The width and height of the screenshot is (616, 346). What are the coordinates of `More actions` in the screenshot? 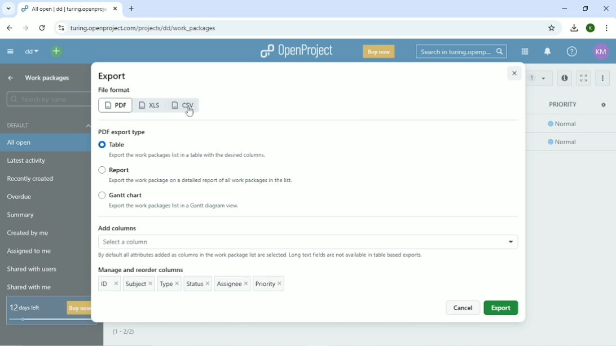 It's located at (602, 79).